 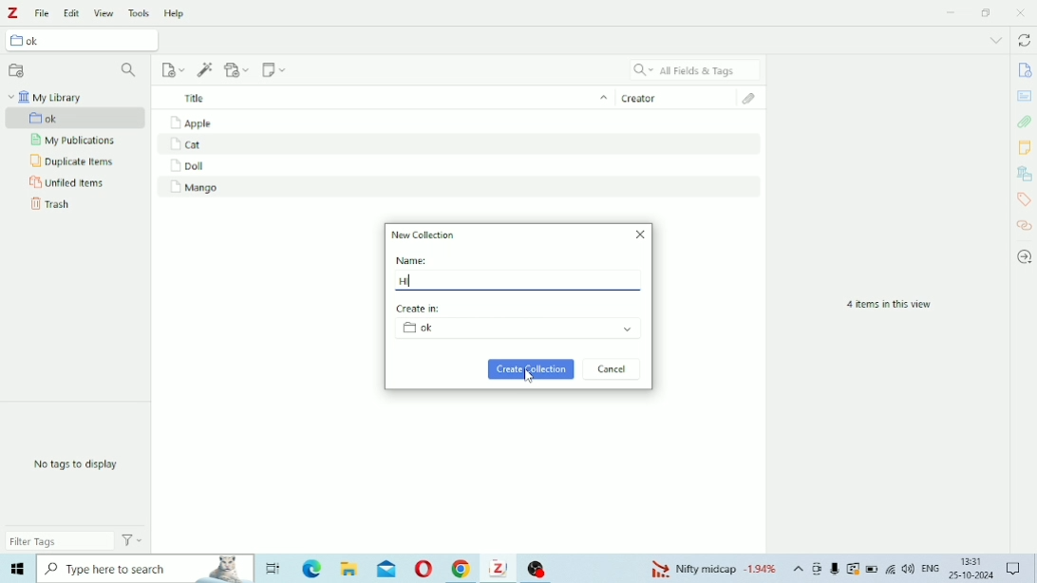 I want to click on New Item, so click(x=174, y=70).